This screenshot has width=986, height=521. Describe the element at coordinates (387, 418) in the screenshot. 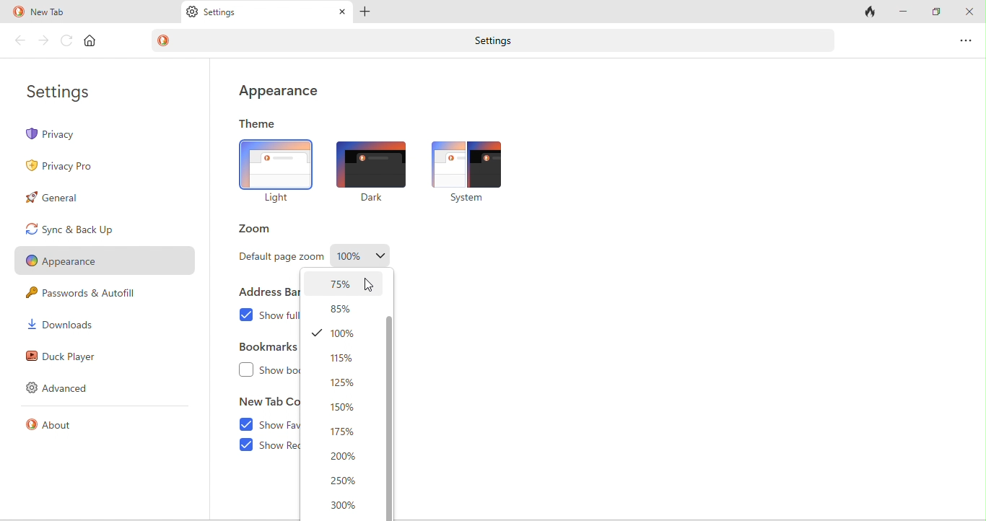

I see `vertical scroll bar` at that location.